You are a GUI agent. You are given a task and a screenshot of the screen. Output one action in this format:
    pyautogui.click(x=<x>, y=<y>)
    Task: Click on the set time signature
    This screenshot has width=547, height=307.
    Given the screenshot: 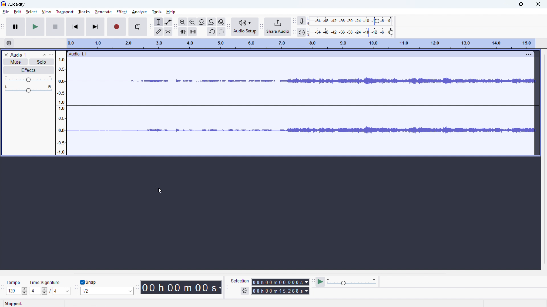 What is the action you would take?
    pyautogui.click(x=50, y=291)
    